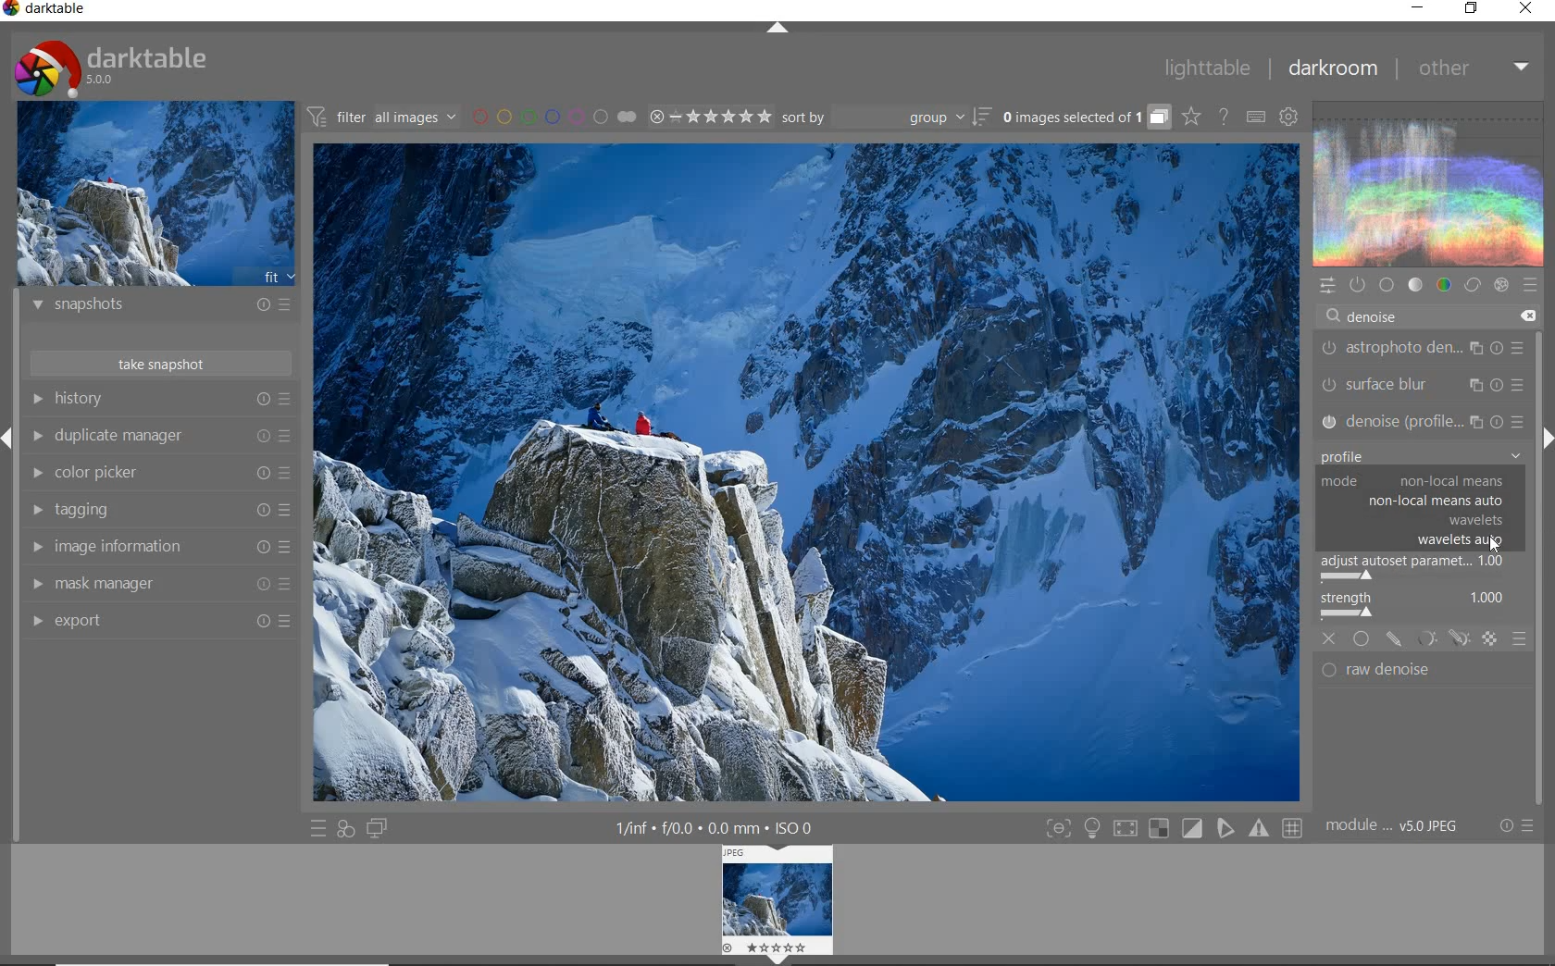 The width and height of the screenshot is (1555, 966). I want to click on image information, so click(159, 547).